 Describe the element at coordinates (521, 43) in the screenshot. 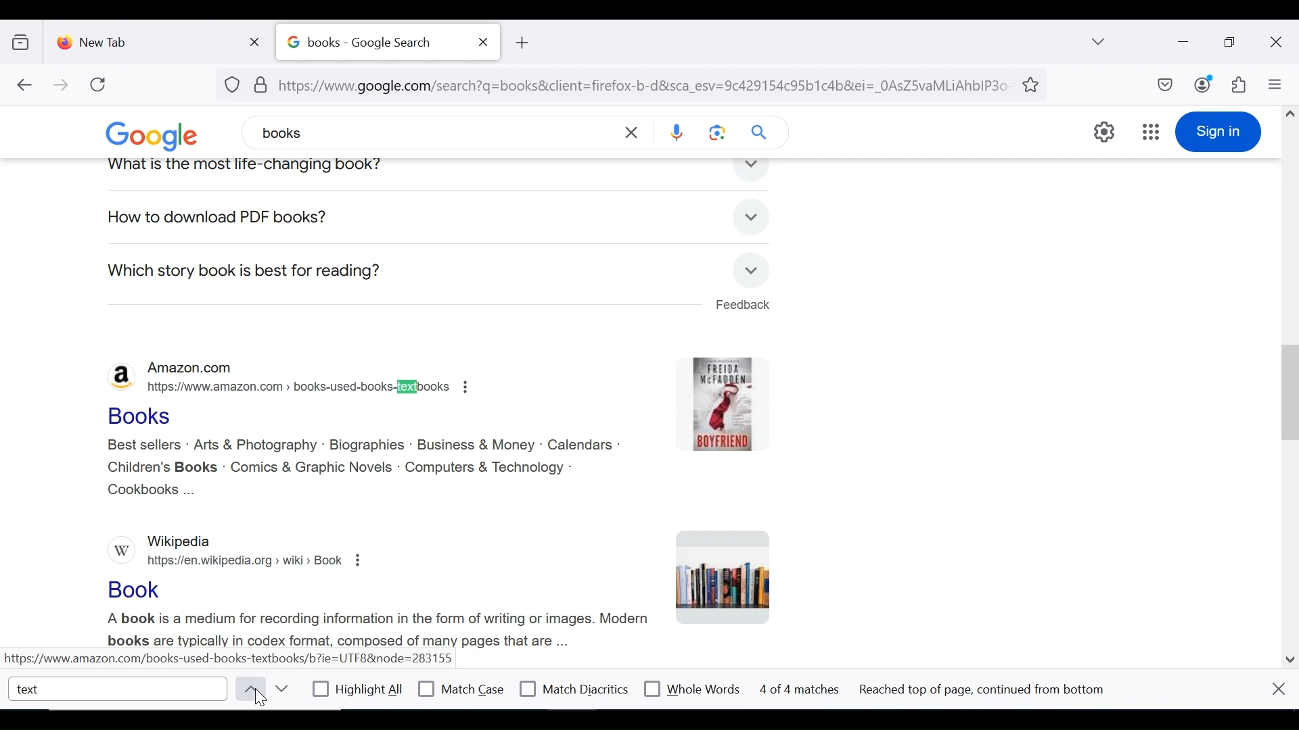

I see `new tB` at that location.